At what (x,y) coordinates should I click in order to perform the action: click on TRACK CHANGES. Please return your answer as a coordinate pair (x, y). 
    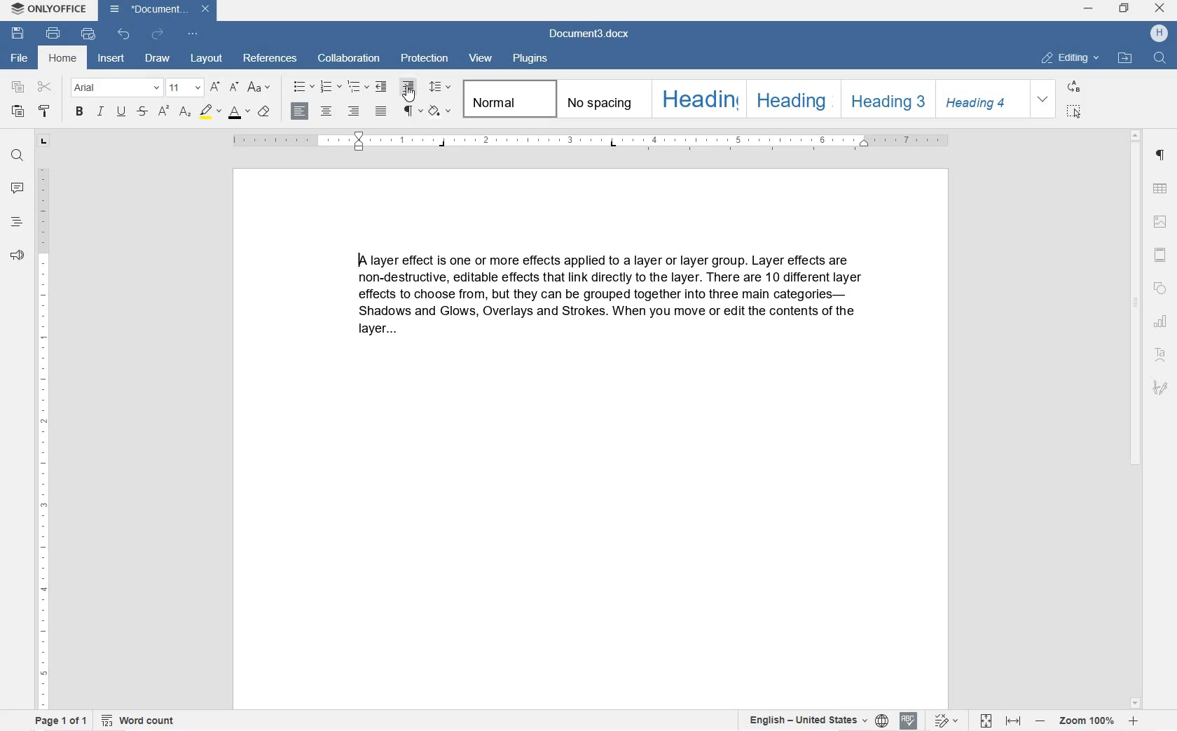
    Looking at the image, I should click on (944, 720).